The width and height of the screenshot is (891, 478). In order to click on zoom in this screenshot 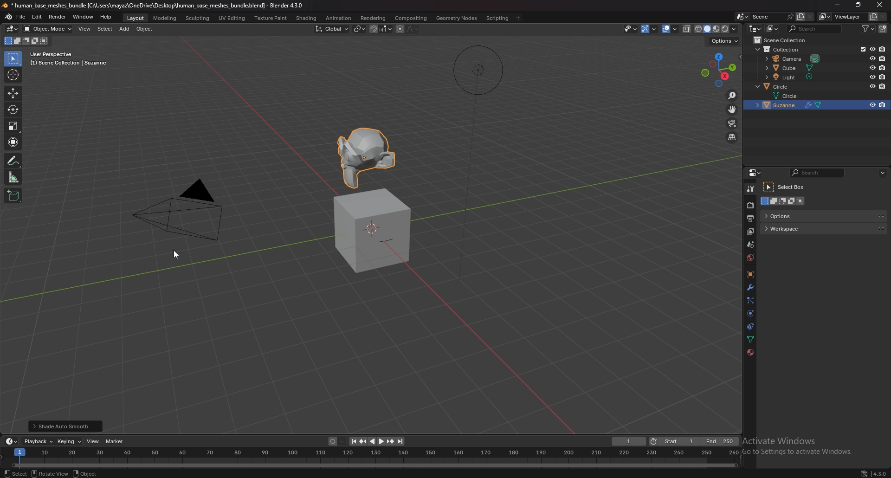, I will do `click(733, 96)`.